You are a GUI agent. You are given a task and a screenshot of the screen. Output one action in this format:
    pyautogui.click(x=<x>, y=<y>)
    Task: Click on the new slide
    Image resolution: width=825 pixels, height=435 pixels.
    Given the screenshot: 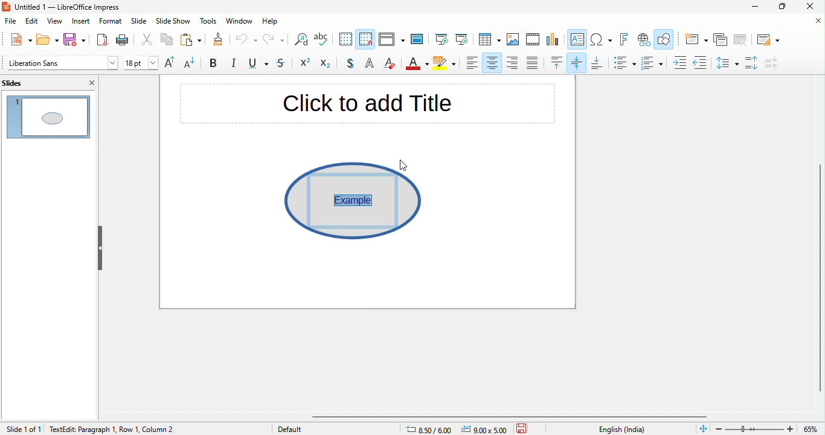 What is the action you would take?
    pyautogui.click(x=695, y=39)
    